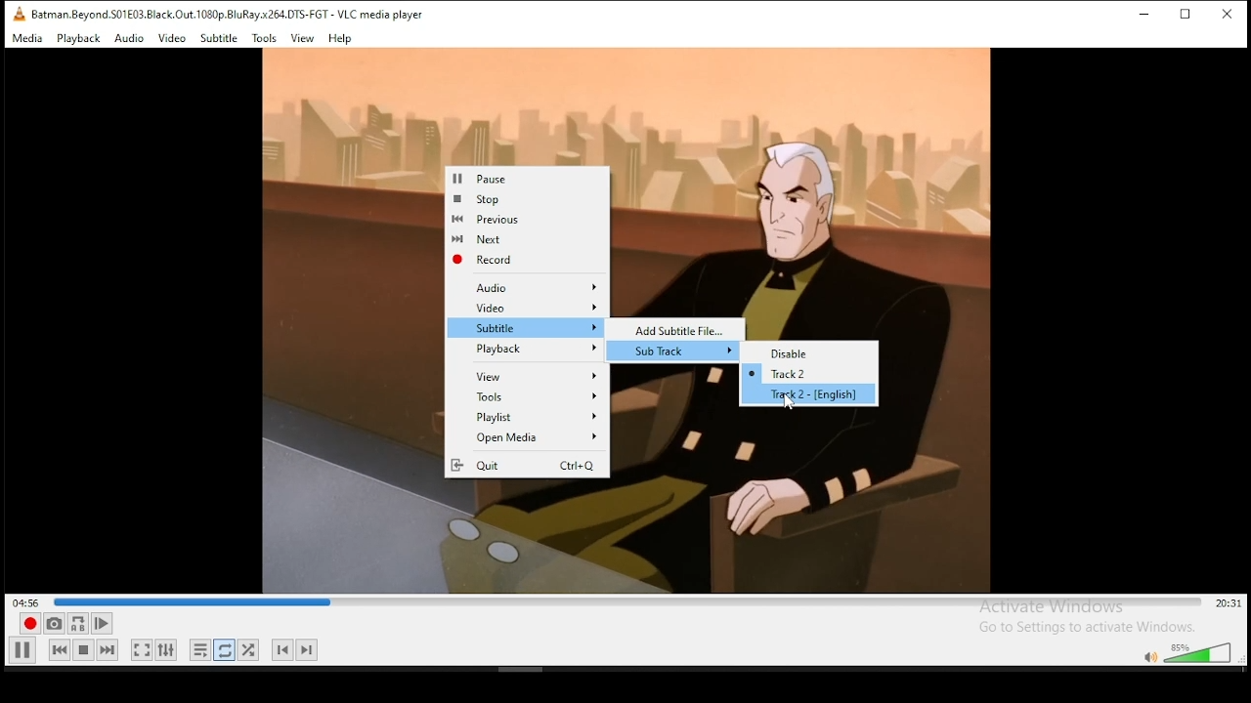 The image size is (1251, 703). Describe the element at coordinates (527, 200) in the screenshot. I see `Stop` at that location.